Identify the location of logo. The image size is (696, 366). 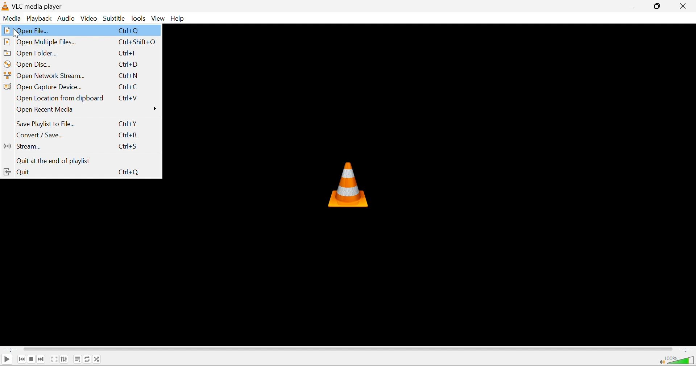
(6, 7).